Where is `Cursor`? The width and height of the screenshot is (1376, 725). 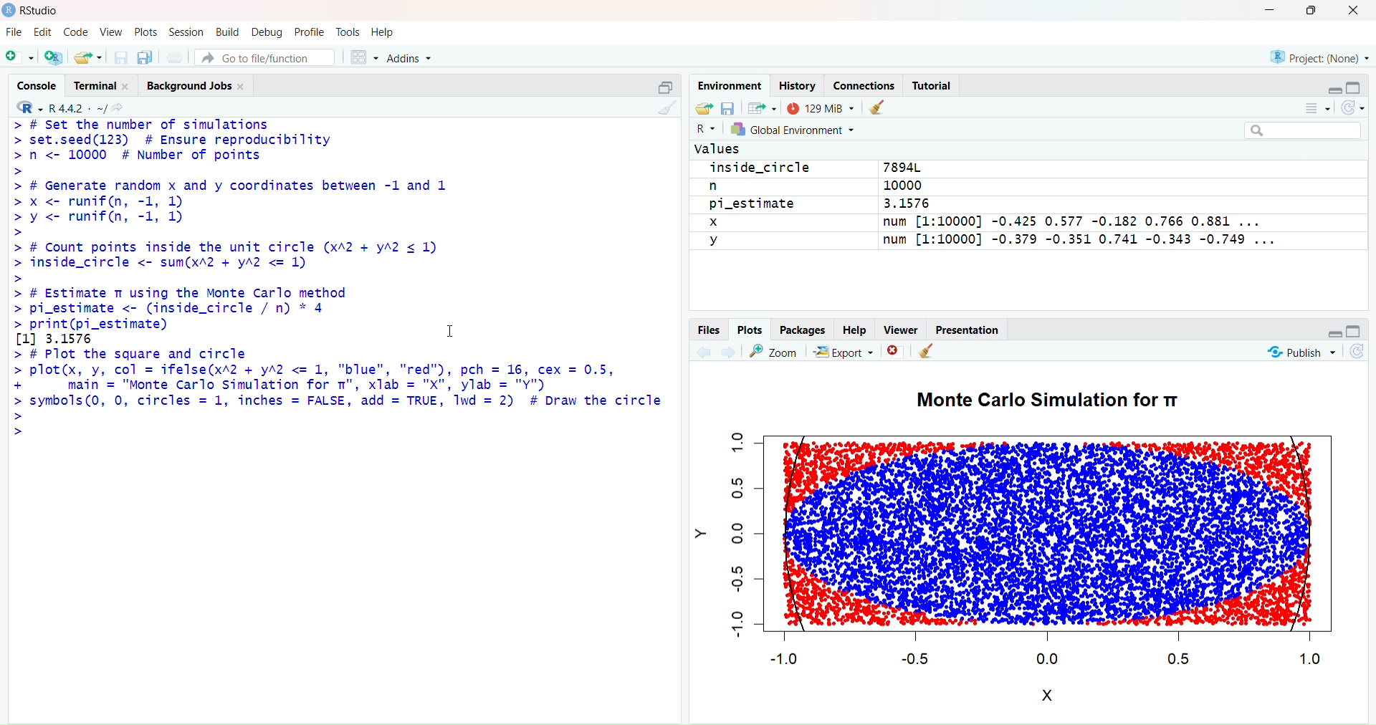 Cursor is located at coordinates (454, 326).